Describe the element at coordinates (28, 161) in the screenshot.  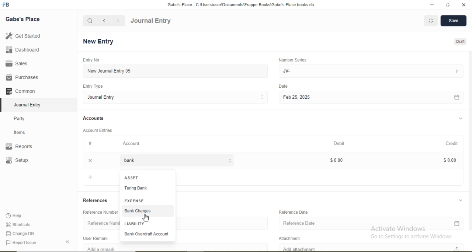
I see `Setup` at that location.